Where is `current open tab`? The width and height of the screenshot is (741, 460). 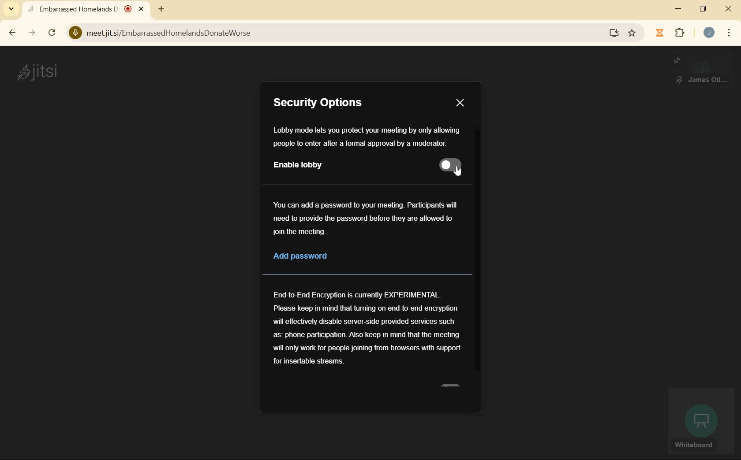
current open tab is located at coordinates (88, 10).